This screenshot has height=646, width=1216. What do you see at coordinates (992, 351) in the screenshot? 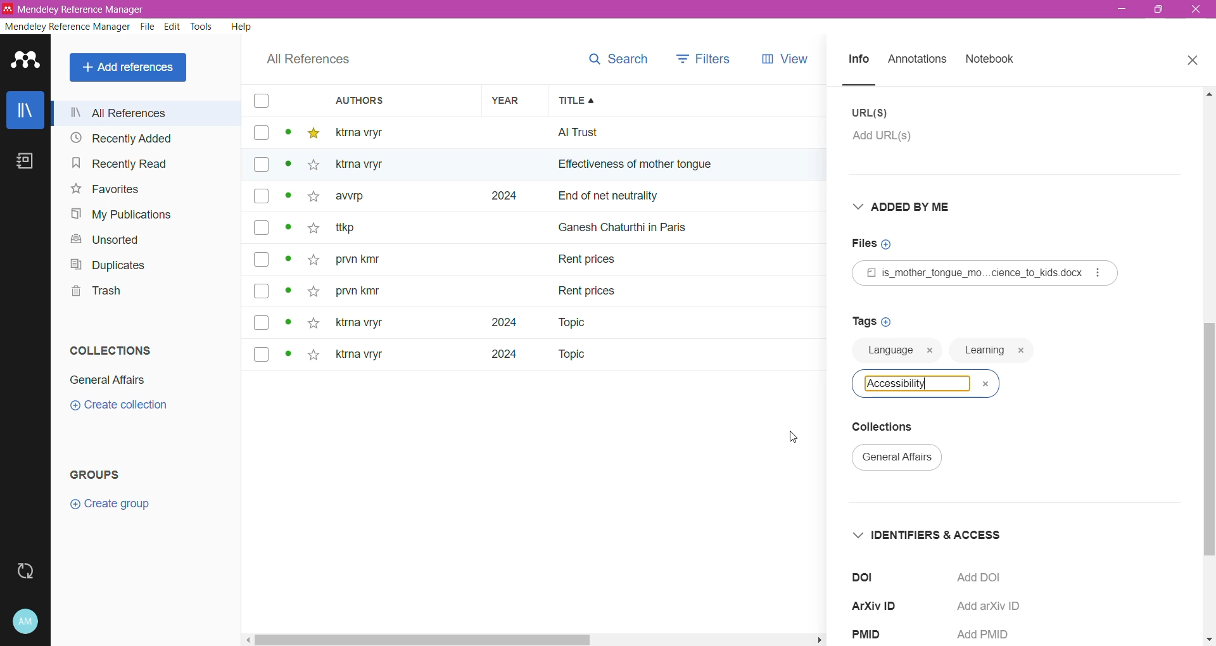
I see `Tag 2 added` at bounding box center [992, 351].